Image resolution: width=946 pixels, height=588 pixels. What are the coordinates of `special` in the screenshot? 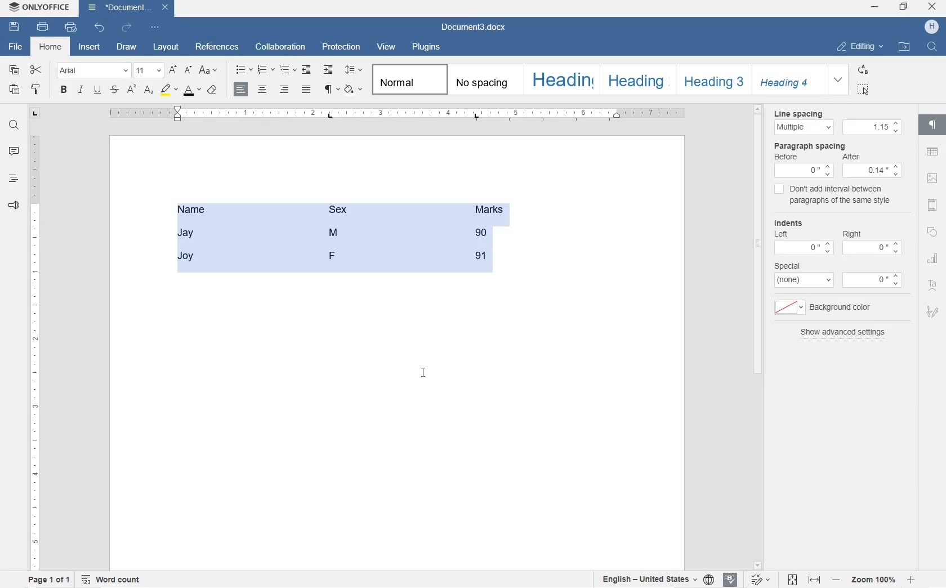 It's located at (788, 266).